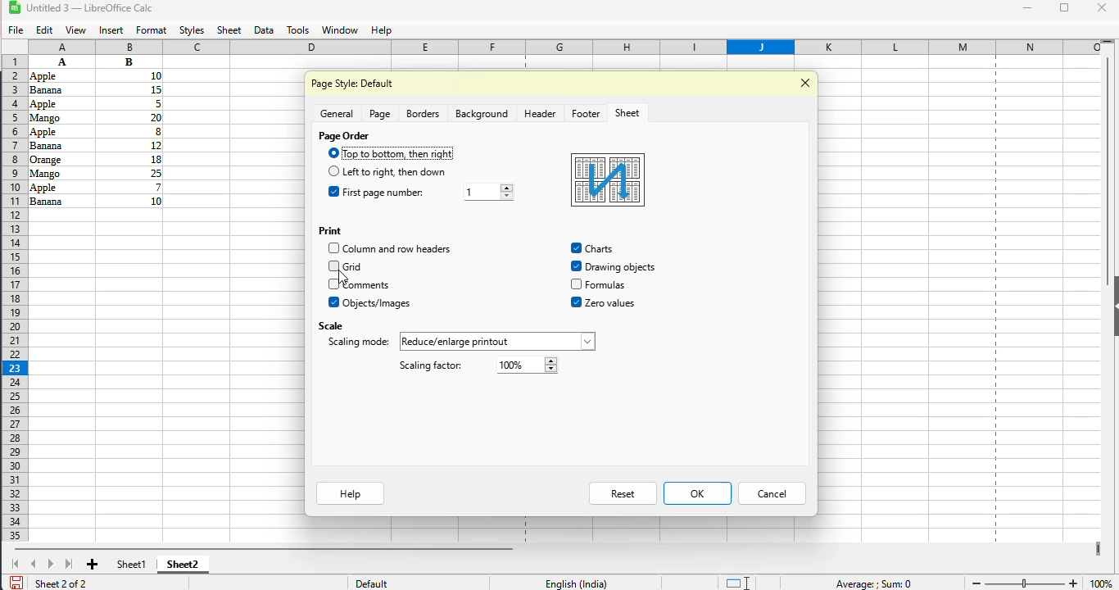 The height and width of the screenshot is (590, 1119). What do you see at coordinates (491, 192) in the screenshot?
I see `` at bounding box center [491, 192].